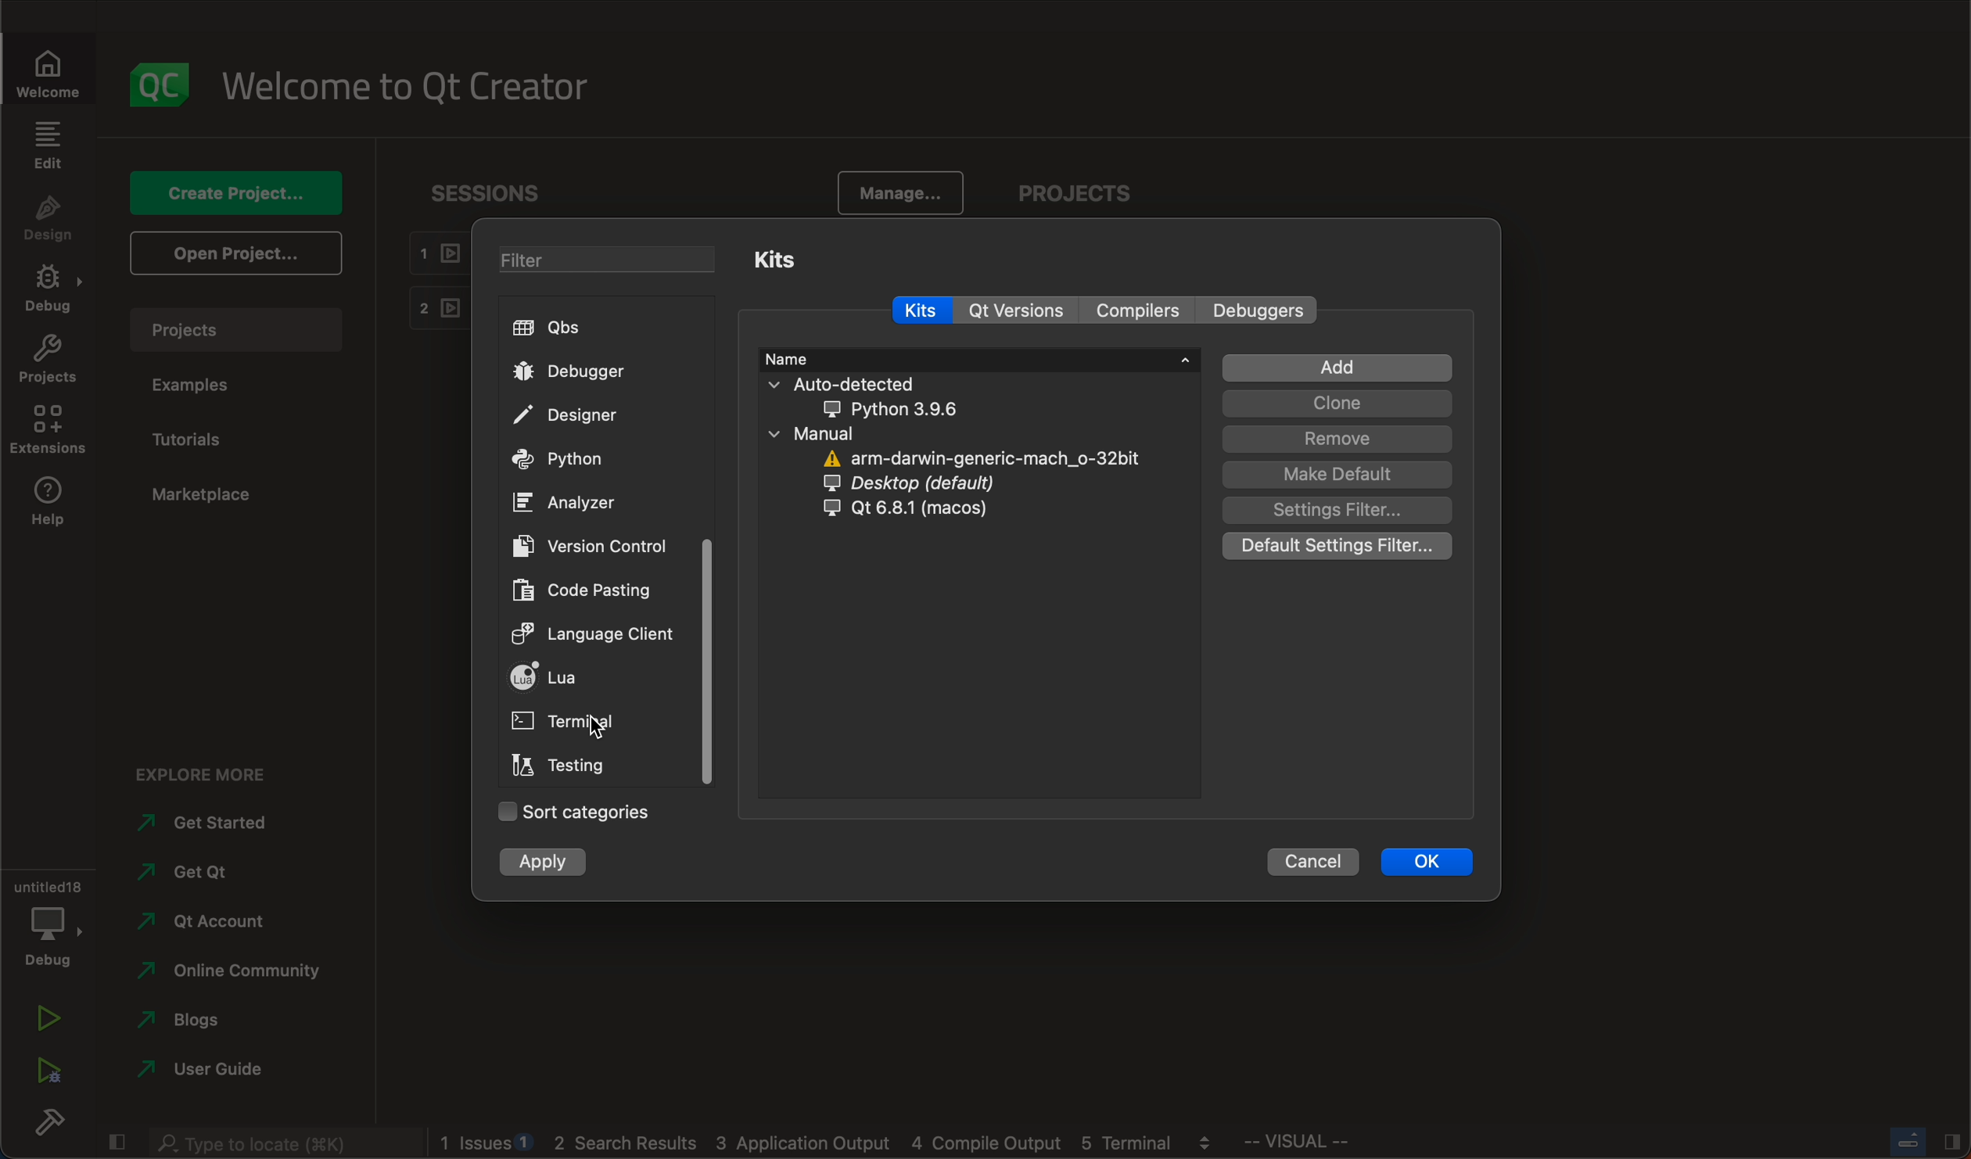 This screenshot has height=1159, width=1971. I want to click on version, so click(599, 544).